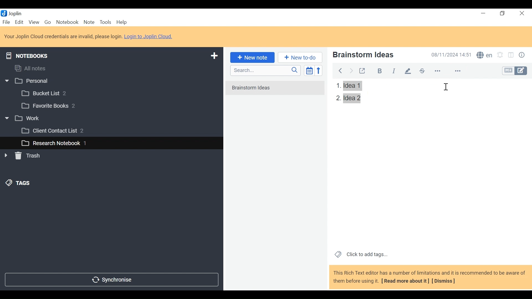 The width and height of the screenshot is (532, 299). Describe the element at coordinates (457, 70) in the screenshot. I see `More Options` at that location.